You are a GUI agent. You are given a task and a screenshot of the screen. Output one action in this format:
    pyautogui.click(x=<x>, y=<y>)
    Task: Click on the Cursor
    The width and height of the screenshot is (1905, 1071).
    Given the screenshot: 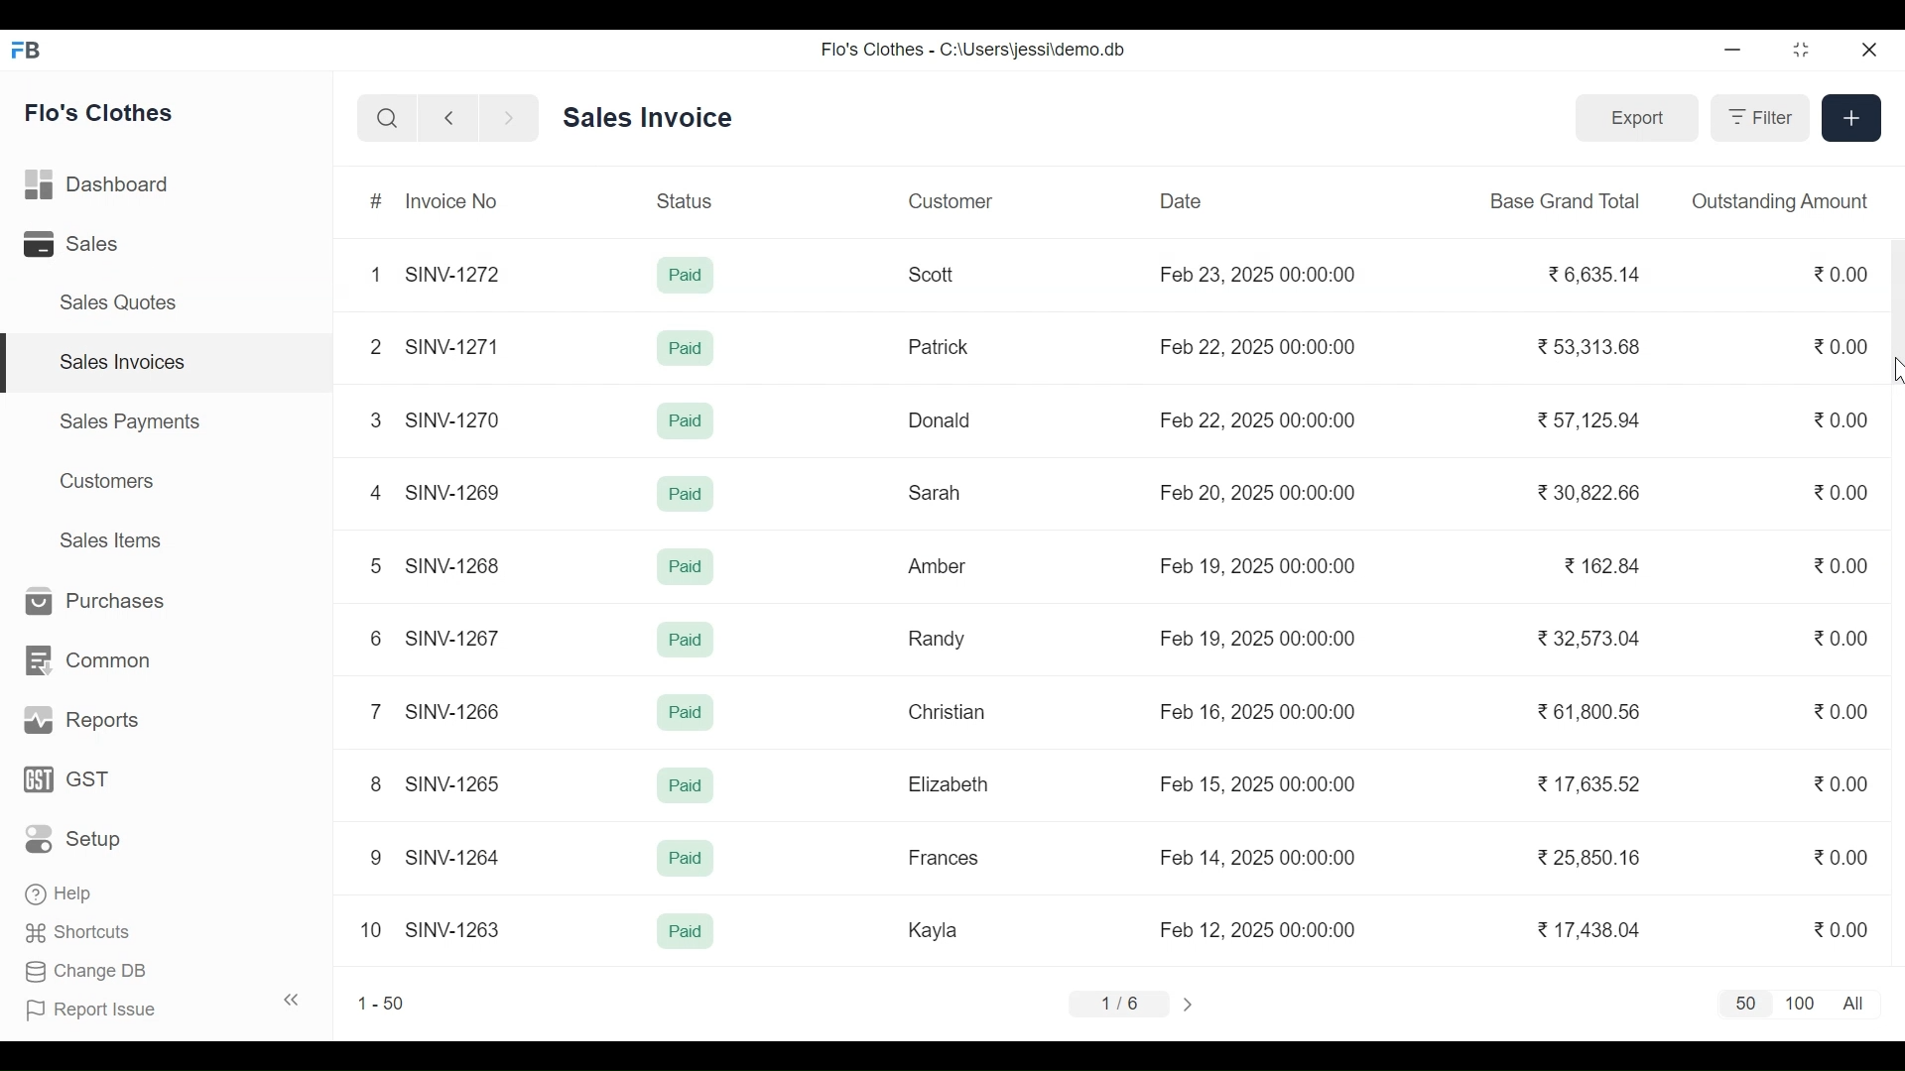 What is the action you would take?
    pyautogui.click(x=1893, y=370)
    